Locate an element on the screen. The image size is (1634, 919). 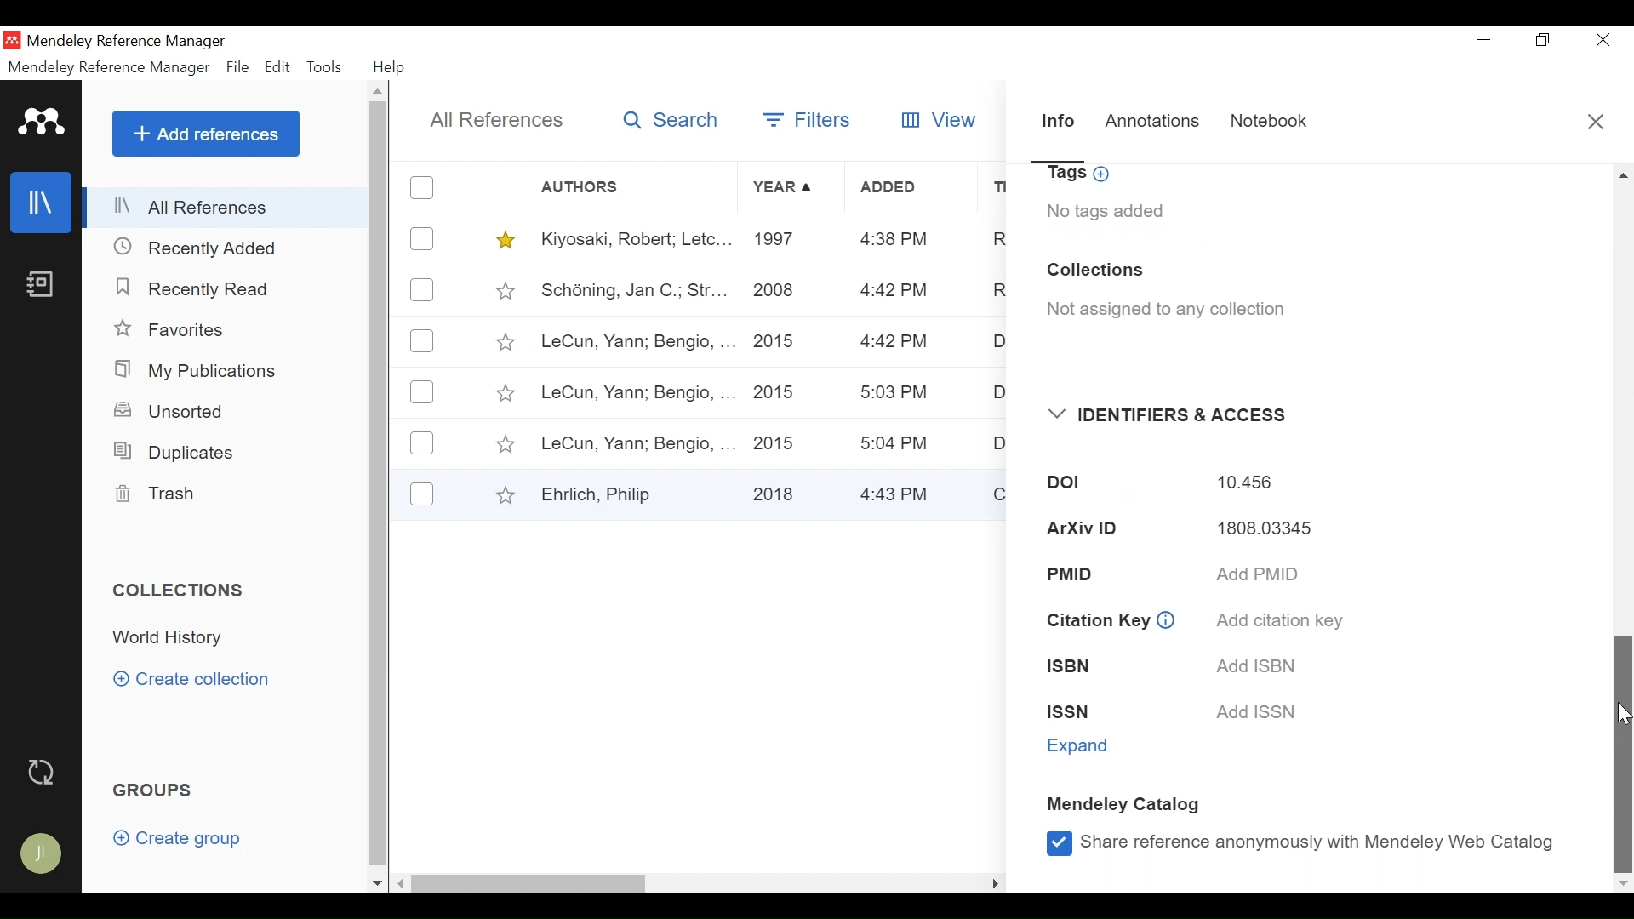
Added is located at coordinates (911, 189).